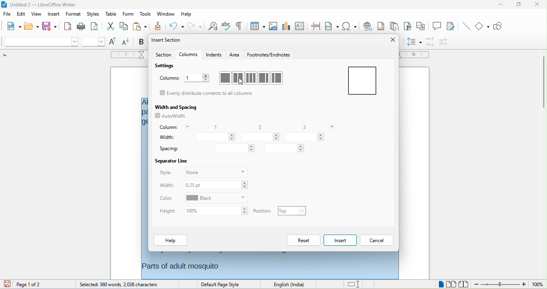  I want to click on undo, so click(175, 26).